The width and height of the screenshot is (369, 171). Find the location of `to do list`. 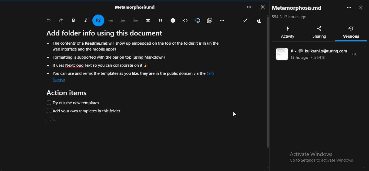

to do list is located at coordinates (133, 20).